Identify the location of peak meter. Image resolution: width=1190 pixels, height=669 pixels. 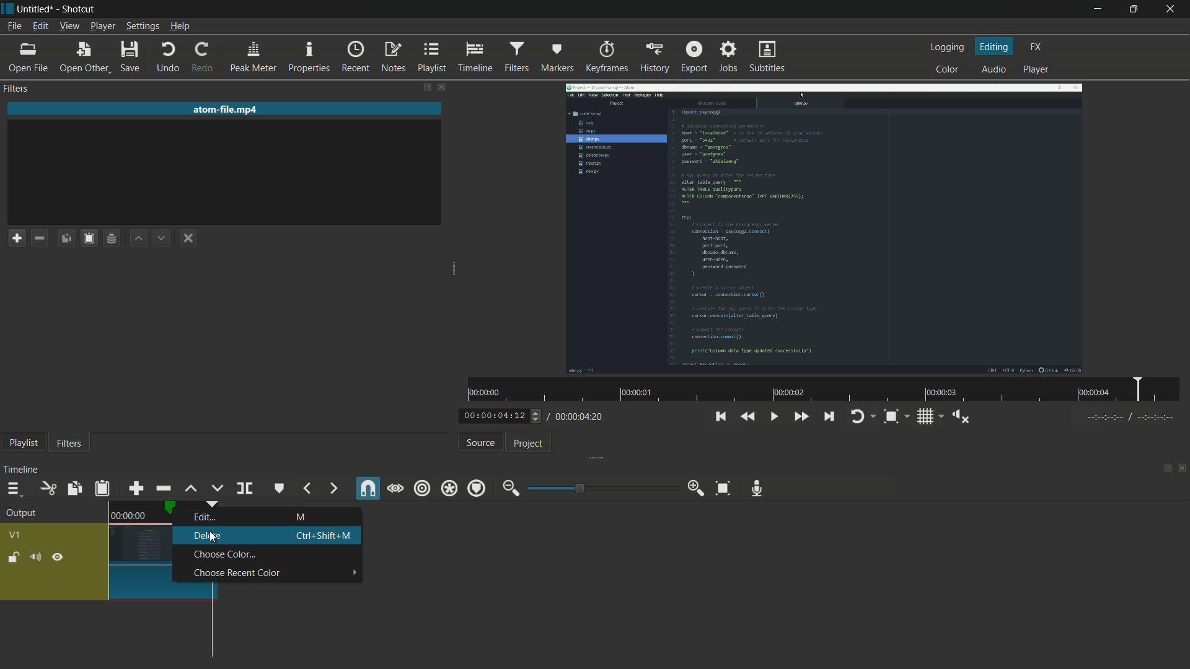
(252, 58).